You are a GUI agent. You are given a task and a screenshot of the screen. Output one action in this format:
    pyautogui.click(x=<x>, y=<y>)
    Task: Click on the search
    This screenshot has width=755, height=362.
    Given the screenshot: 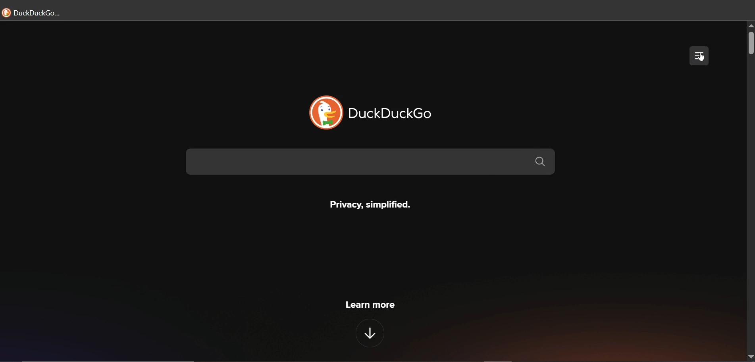 What is the action you would take?
    pyautogui.click(x=374, y=163)
    